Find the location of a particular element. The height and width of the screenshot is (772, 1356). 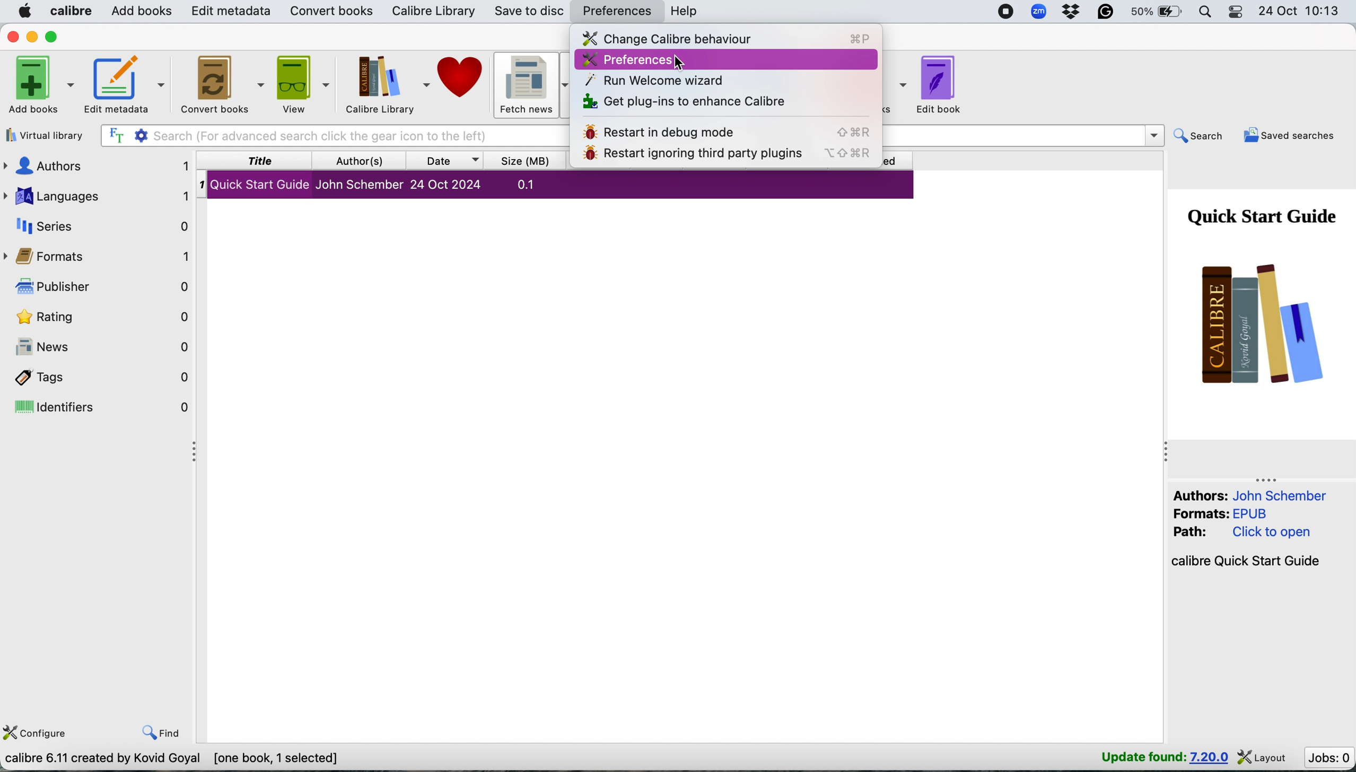

24 oct 10:13 is located at coordinates (1301, 13).